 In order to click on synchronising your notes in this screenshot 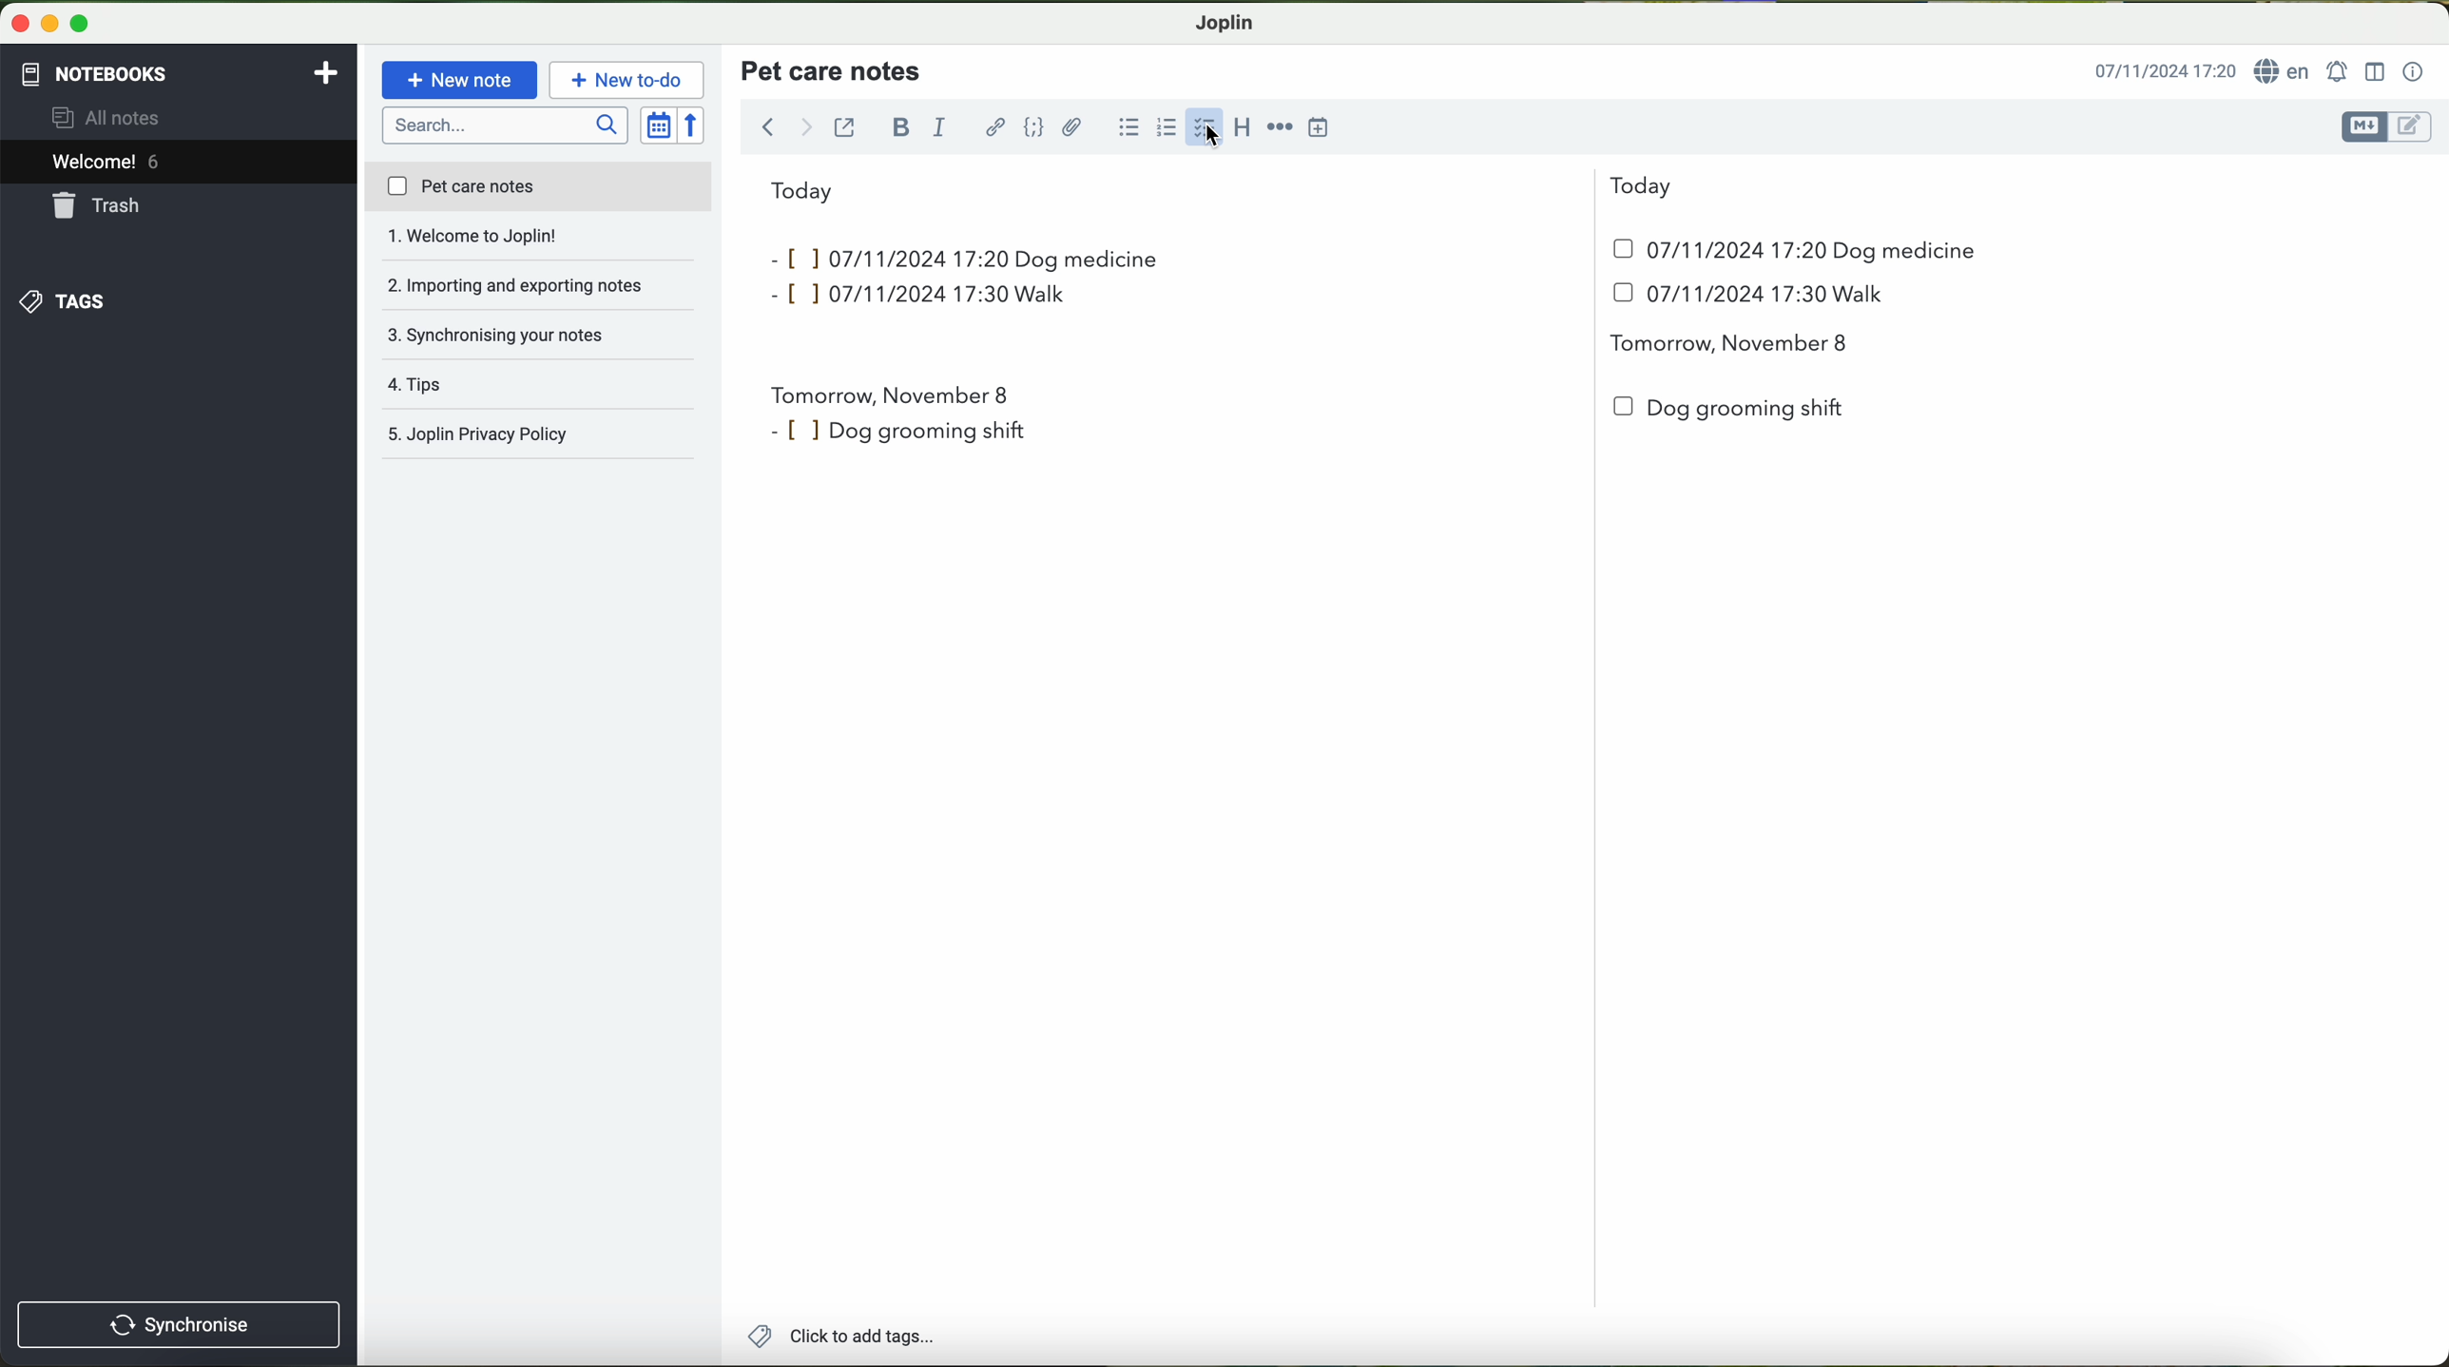, I will do `click(540, 287)`.